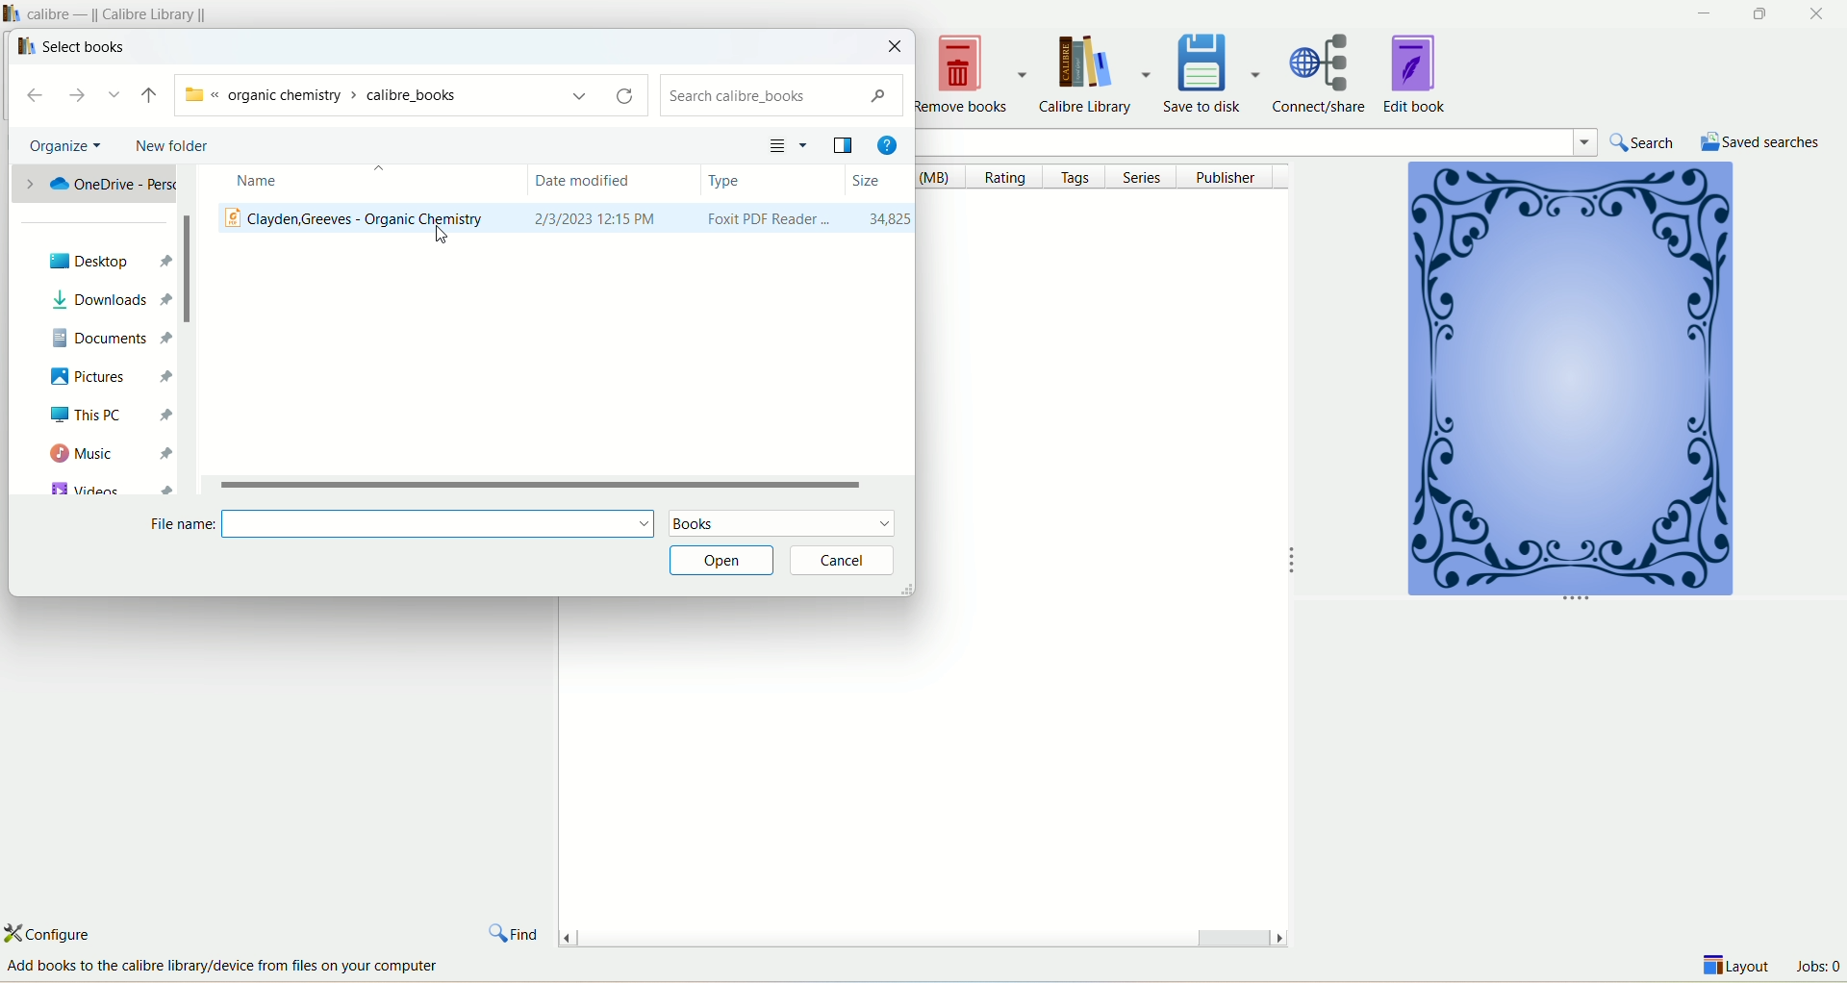 This screenshot has height=983, width=1847. Describe the element at coordinates (100, 261) in the screenshot. I see `desktop` at that location.